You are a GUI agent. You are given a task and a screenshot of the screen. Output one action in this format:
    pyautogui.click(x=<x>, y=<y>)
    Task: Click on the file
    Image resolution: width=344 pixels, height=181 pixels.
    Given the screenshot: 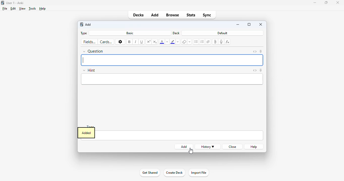 What is the action you would take?
    pyautogui.click(x=5, y=9)
    